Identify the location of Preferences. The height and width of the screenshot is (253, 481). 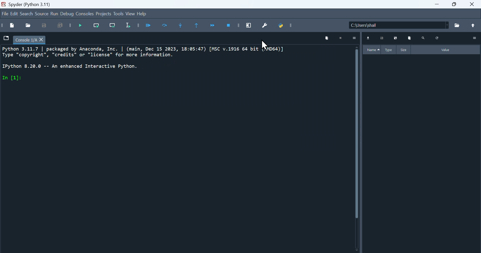
(267, 26).